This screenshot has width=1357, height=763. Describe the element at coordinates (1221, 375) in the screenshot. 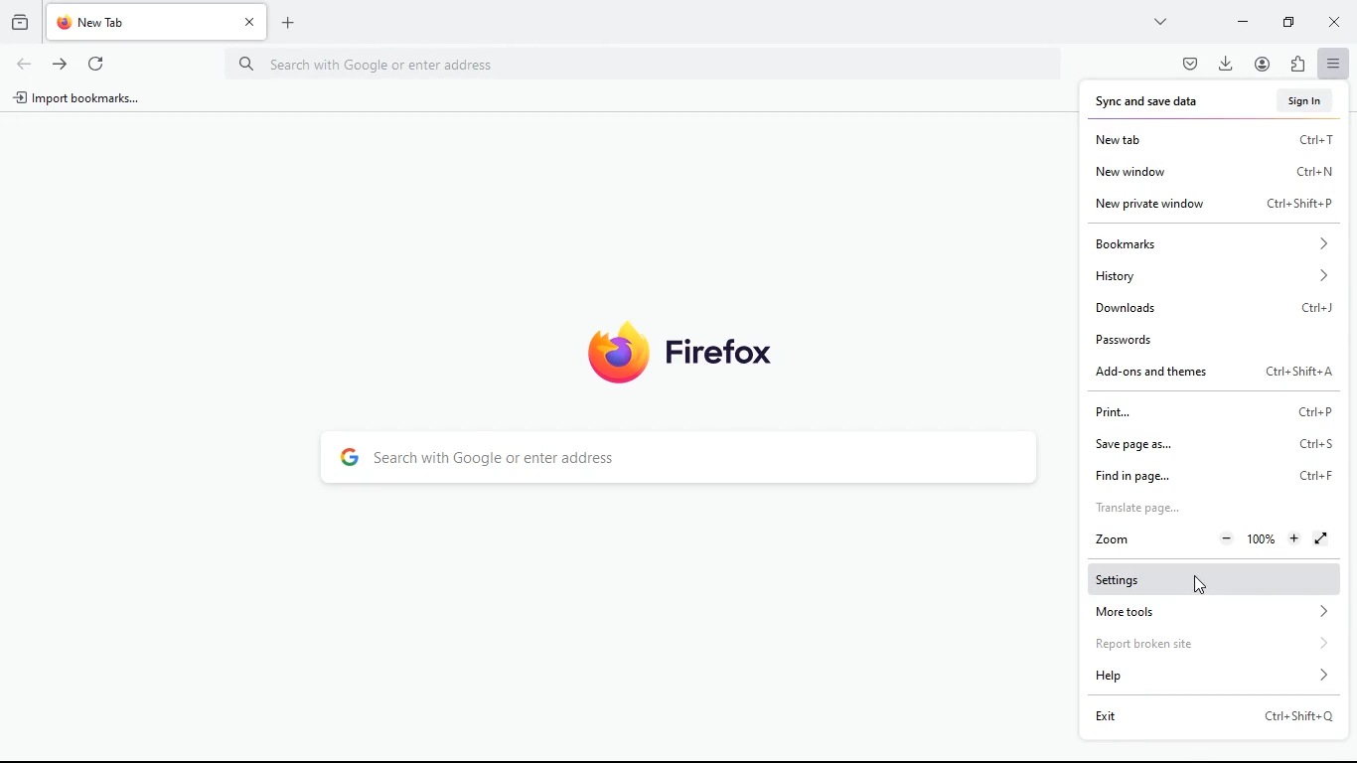

I see `add-ons and themes` at that location.